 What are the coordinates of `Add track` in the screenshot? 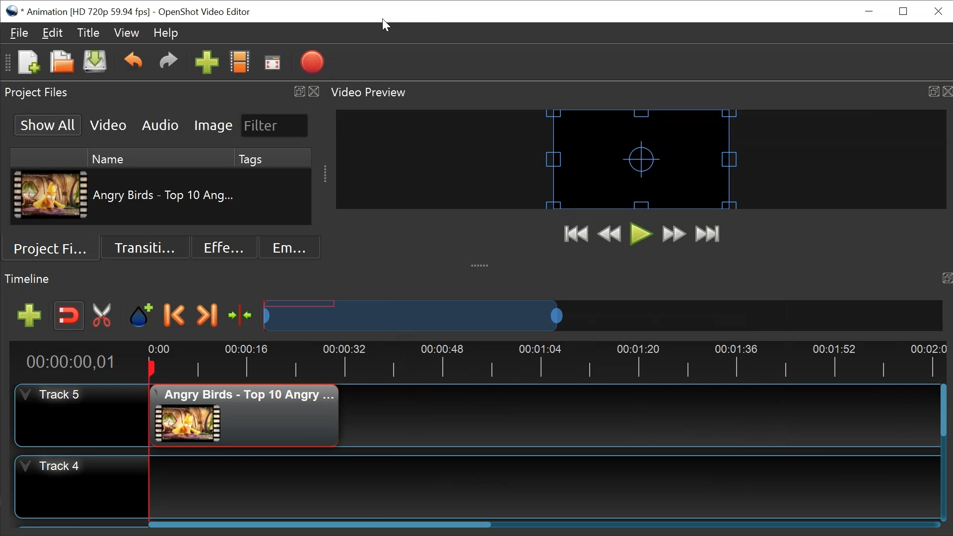 It's located at (29, 316).